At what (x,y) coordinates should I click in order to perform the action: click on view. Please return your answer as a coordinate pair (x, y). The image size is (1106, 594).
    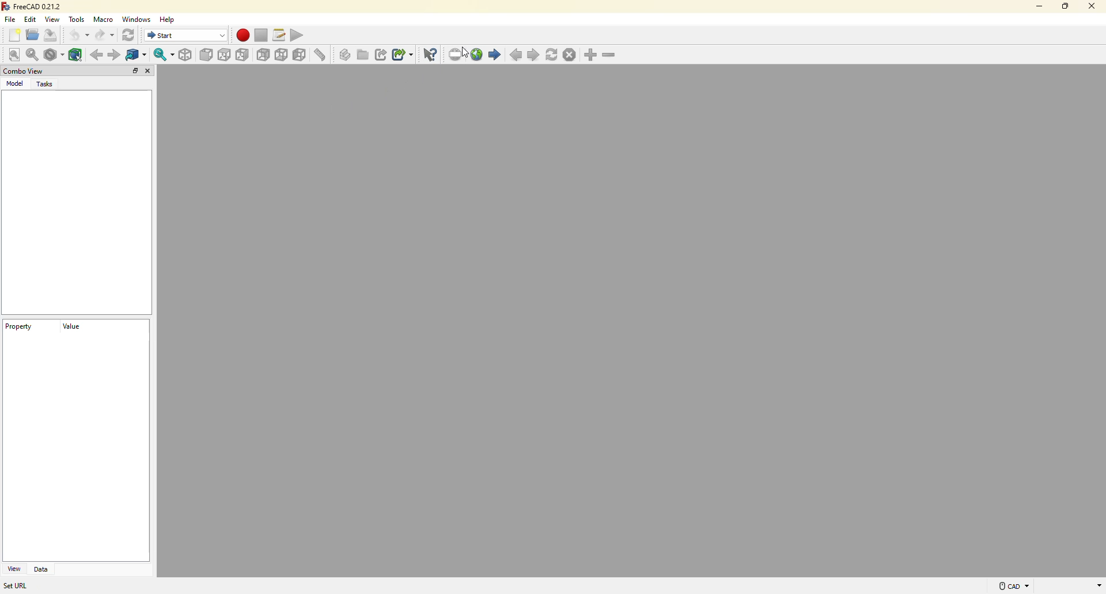
    Looking at the image, I should click on (13, 569).